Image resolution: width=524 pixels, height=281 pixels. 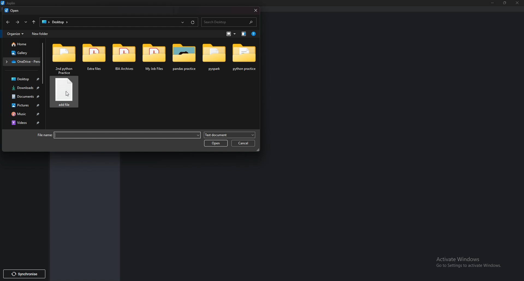 I want to click on activate windows, so click(x=469, y=261).